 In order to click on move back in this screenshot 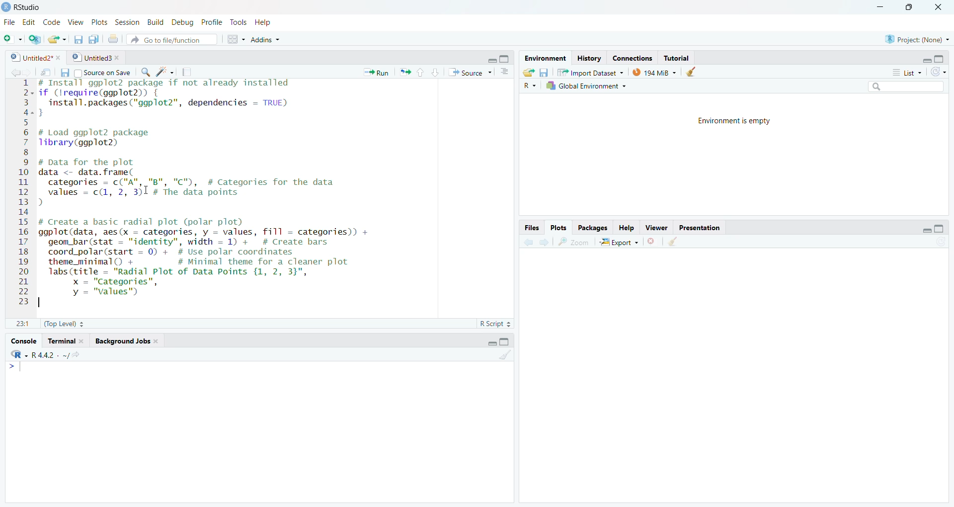, I will do `click(529, 242)`.